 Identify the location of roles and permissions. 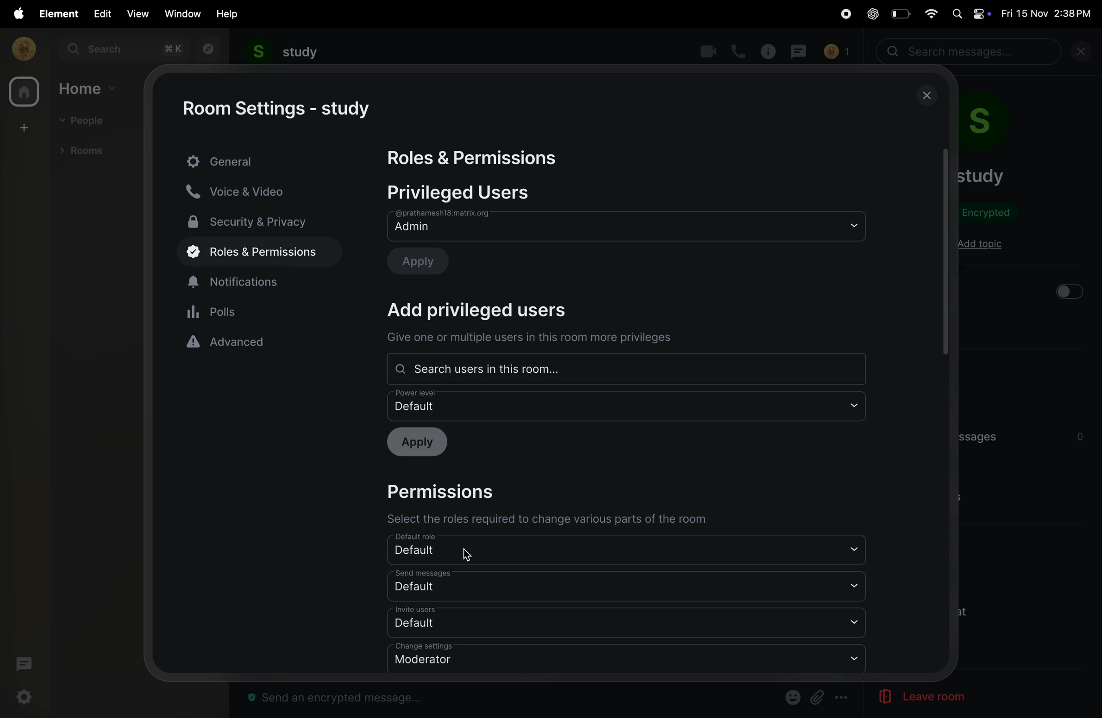
(253, 253).